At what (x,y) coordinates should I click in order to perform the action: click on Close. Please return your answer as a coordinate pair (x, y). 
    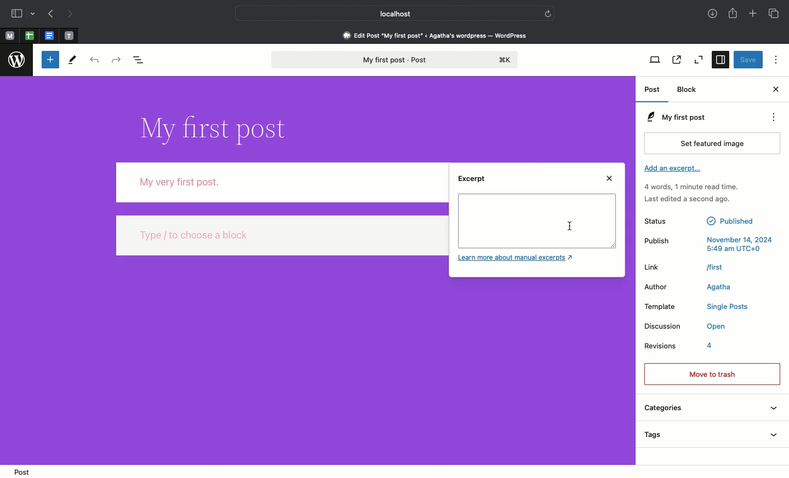
    Looking at the image, I should click on (611, 179).